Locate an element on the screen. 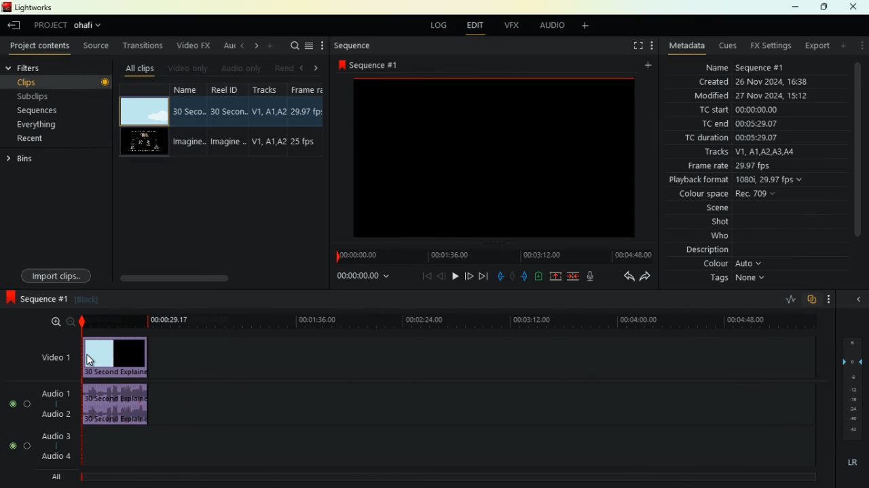  sequence is located at coordinates (35, 299).